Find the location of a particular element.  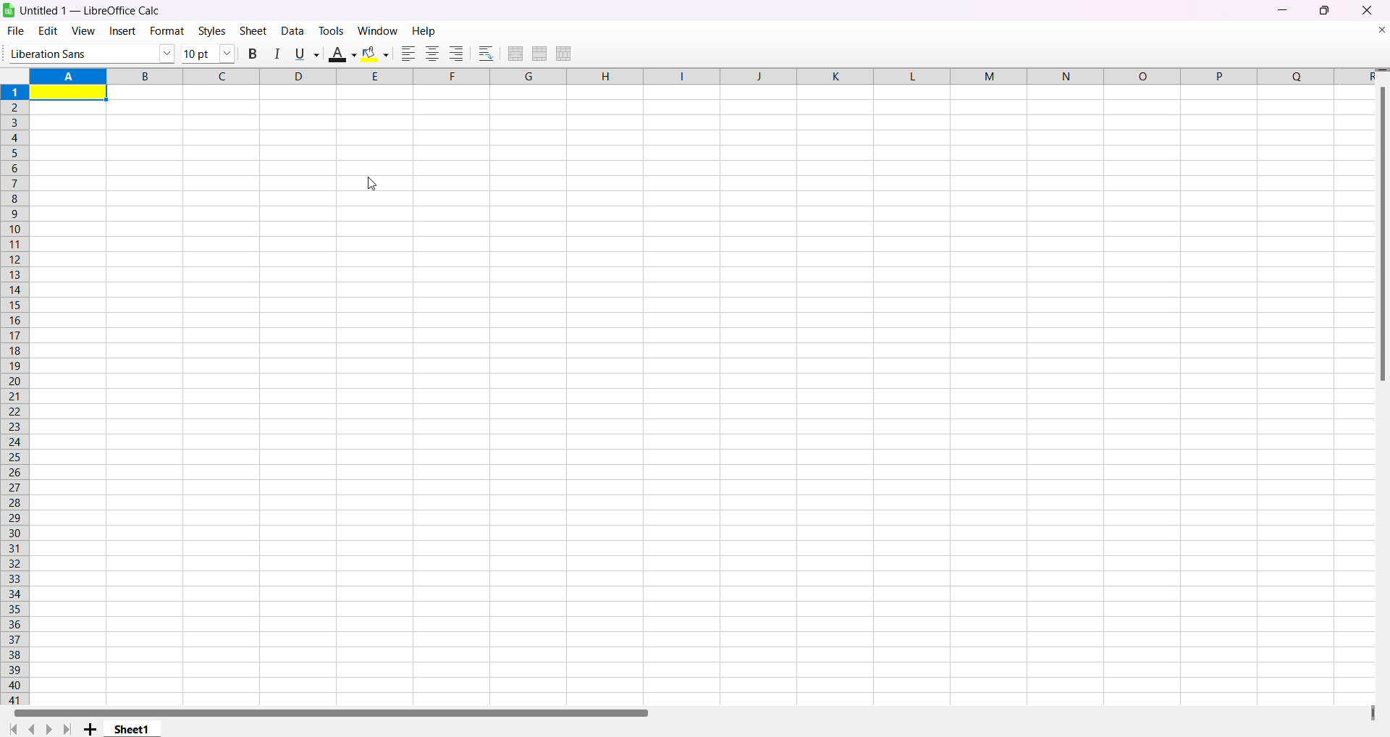

first is located at coordinates (11, 728).